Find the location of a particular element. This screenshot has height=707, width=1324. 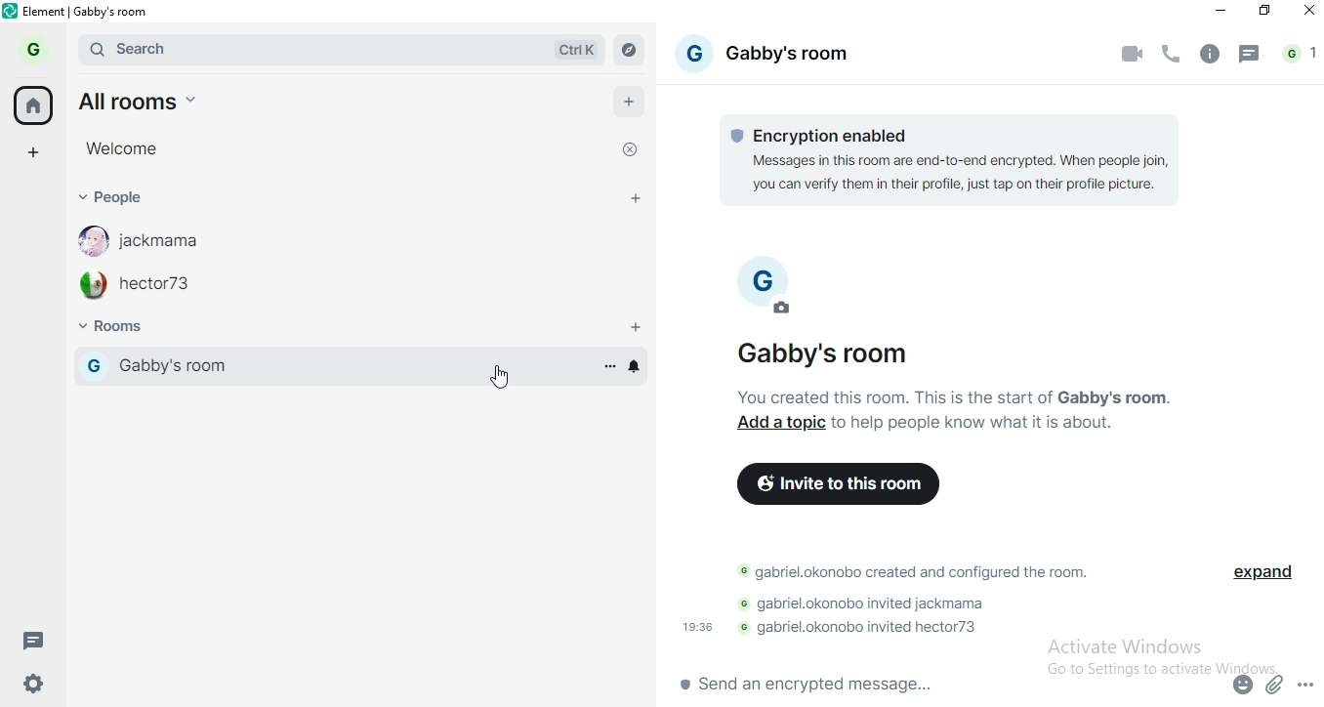

voice call is located at coordinates (1170, 51).